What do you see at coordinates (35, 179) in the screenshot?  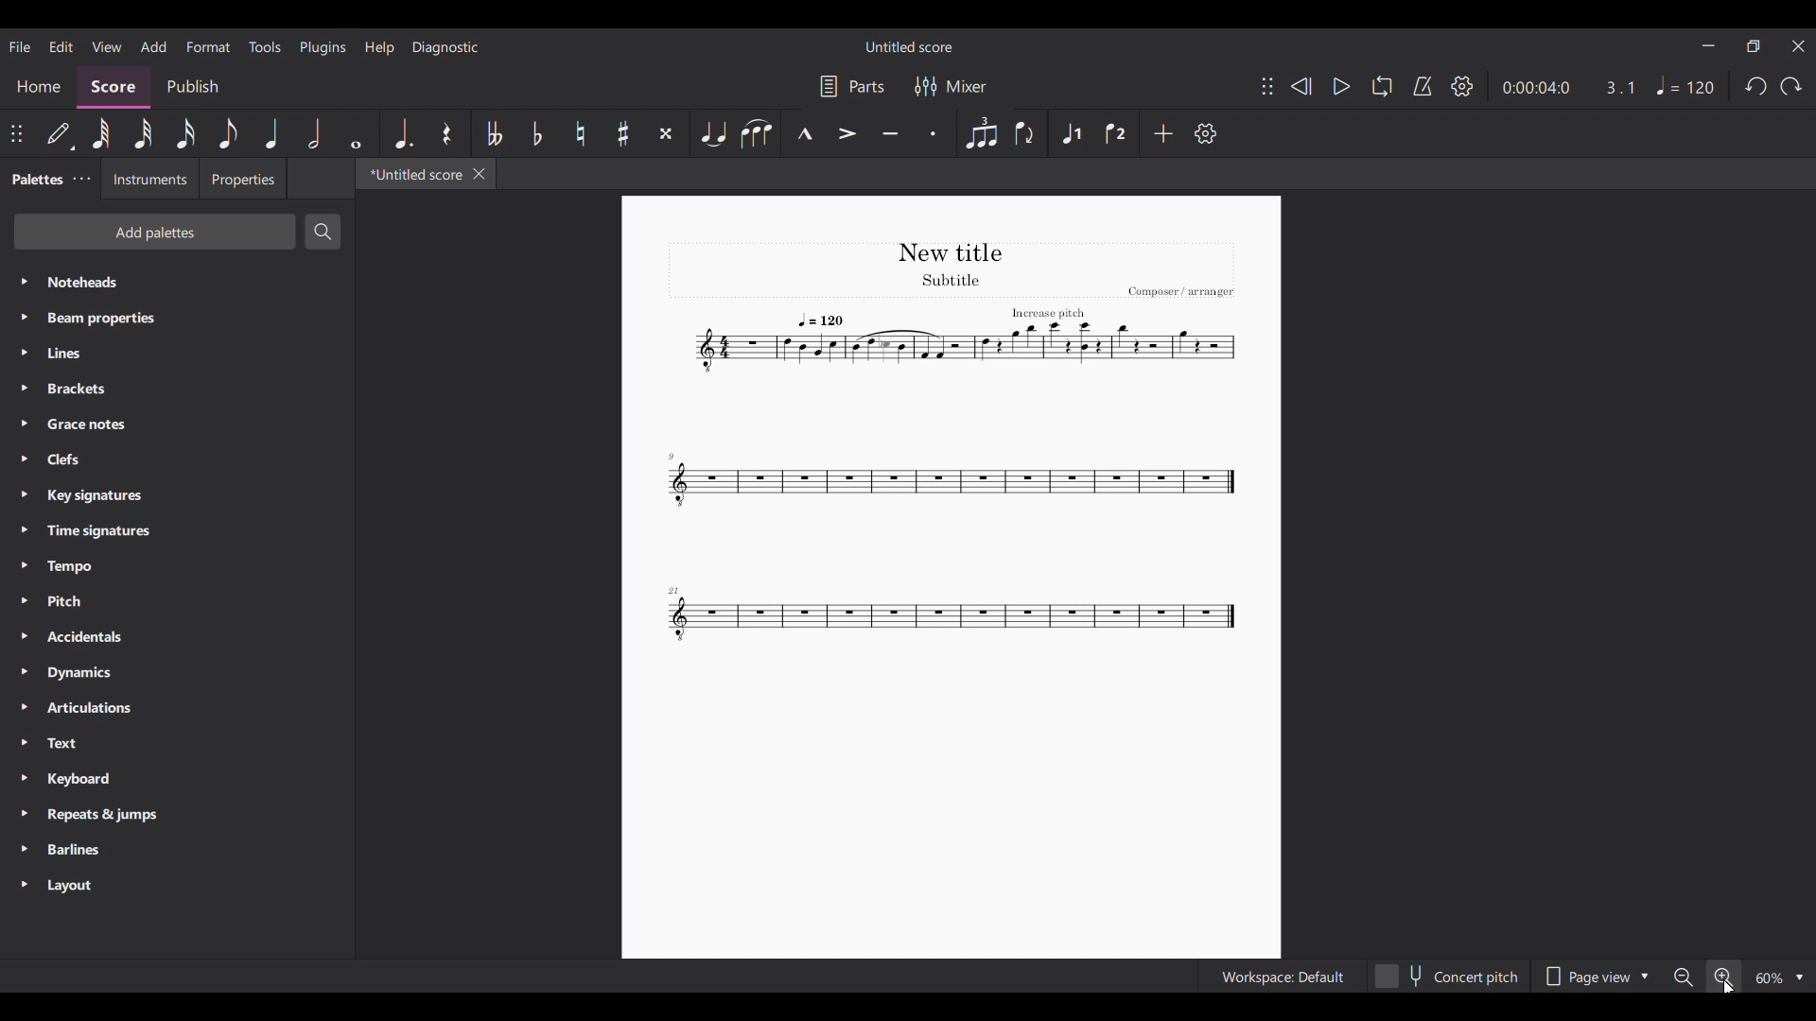 I see `Palettes` at bounding box center [35, 179].